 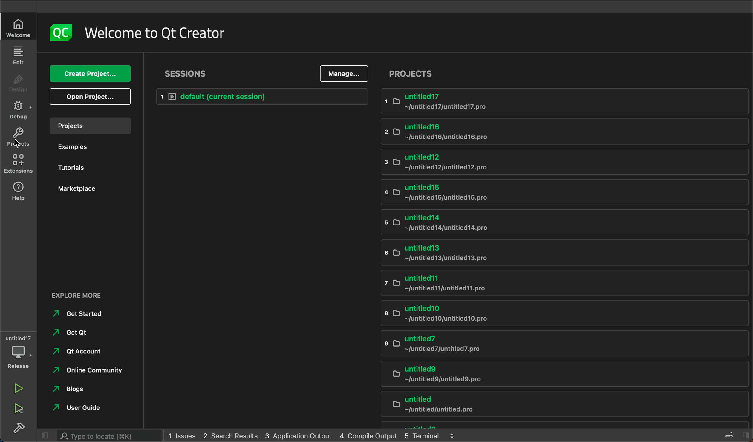 What do you see at coordinates (157, 33) in the screenshot?
I see `welcome` at bounding box center [157, 33].